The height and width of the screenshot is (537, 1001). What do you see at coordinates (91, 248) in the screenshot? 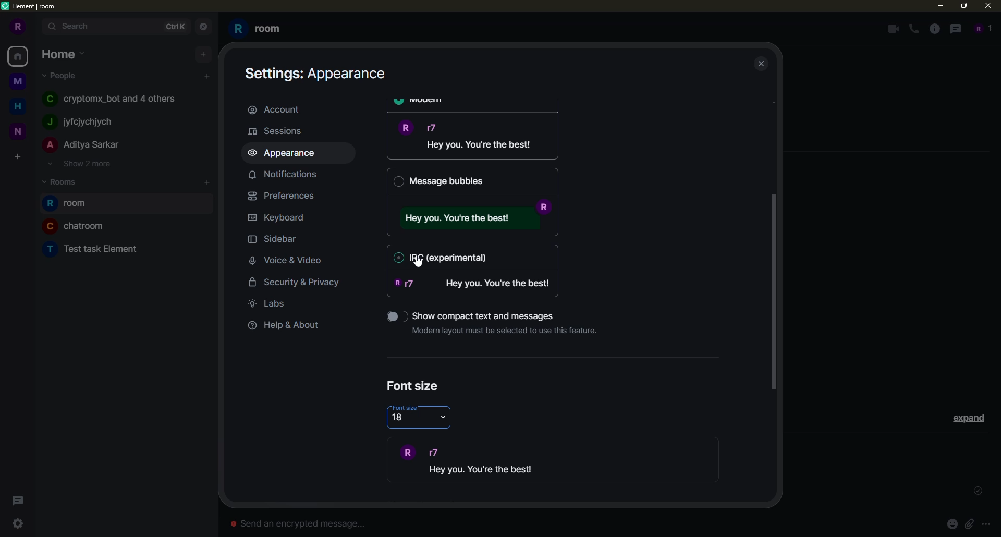
I see `room` at bounding box center [91, 248].